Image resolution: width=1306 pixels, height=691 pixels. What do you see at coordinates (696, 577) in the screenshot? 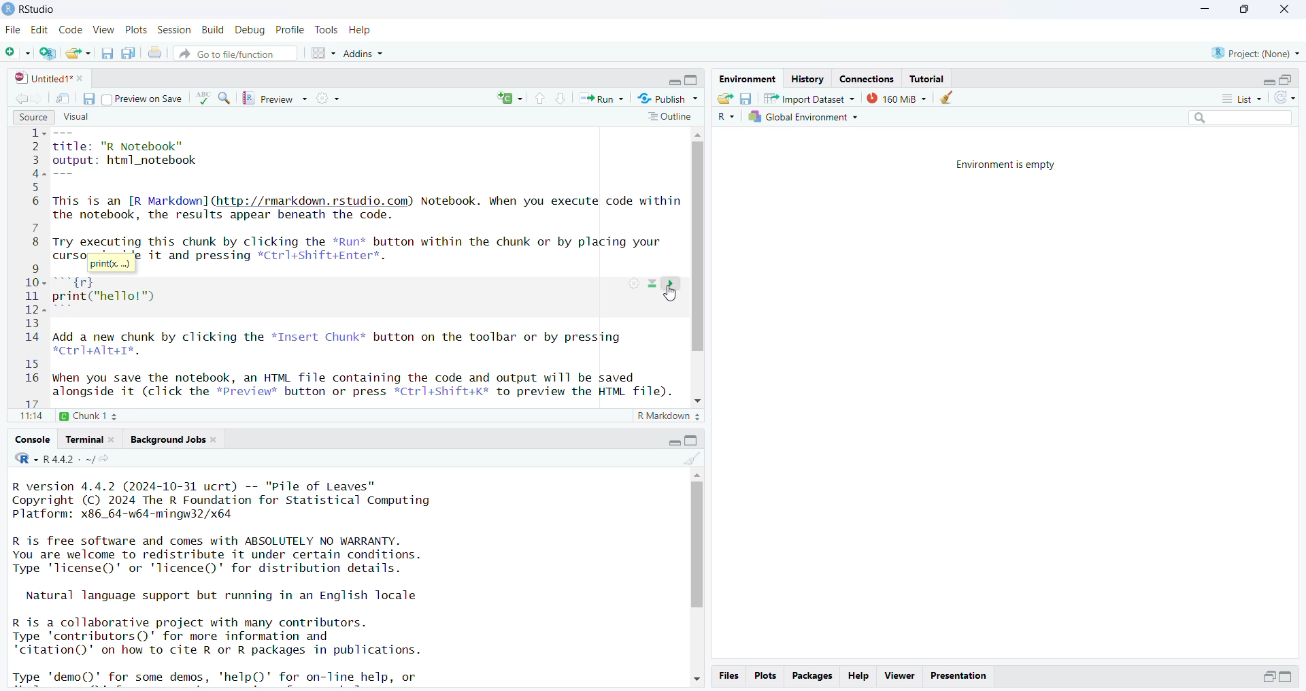
I see `scrollbar` at bounding box center [696, 577].